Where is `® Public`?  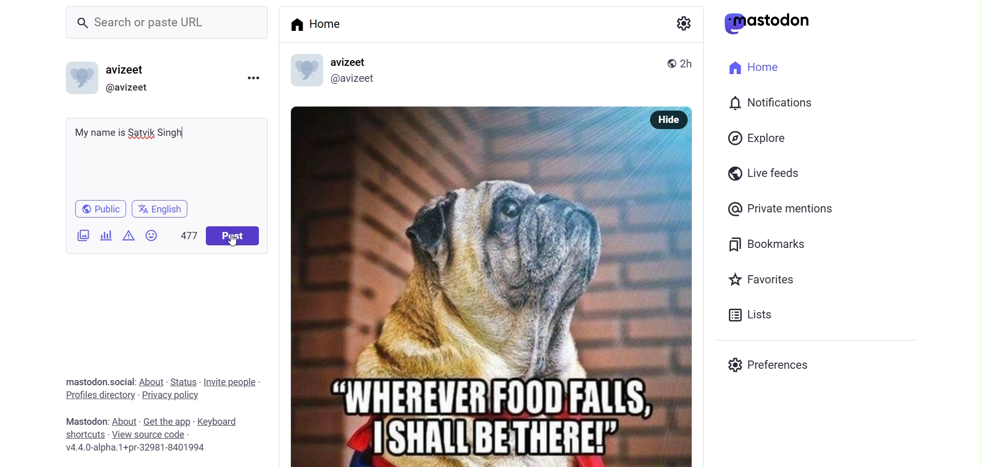
® Public is located at coordinates (102, 208).